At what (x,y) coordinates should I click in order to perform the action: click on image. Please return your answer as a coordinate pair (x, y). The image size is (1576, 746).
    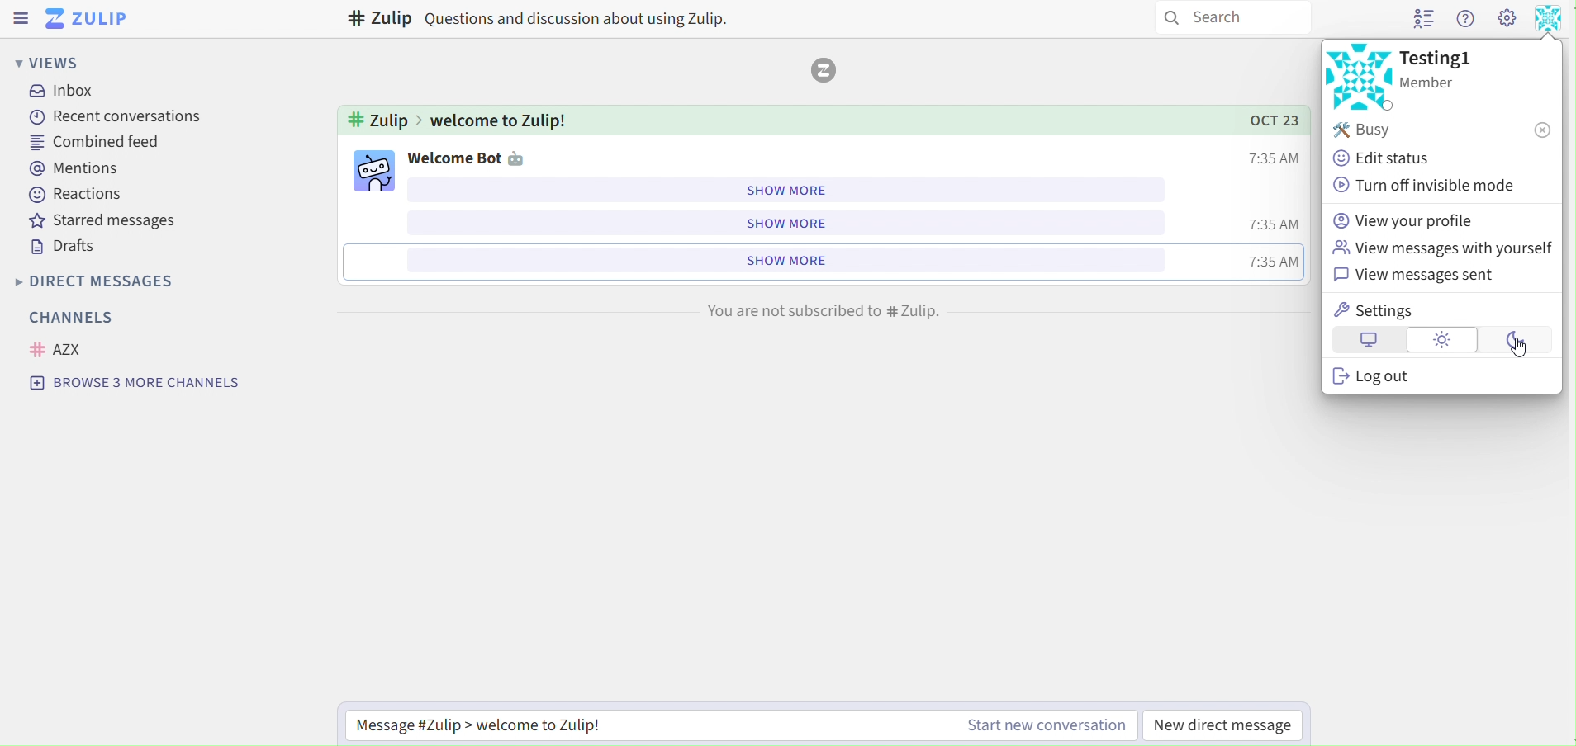
    Looking at the image, I should click on (826, 70).